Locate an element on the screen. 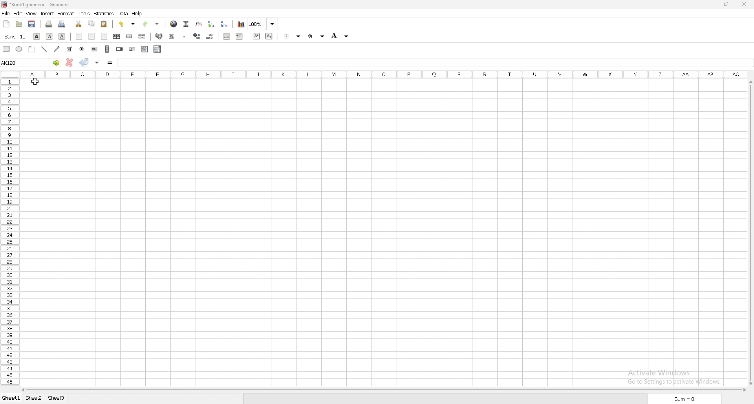 This screenshot has width=754, height=404. sum is located at coordinates (684, 399).